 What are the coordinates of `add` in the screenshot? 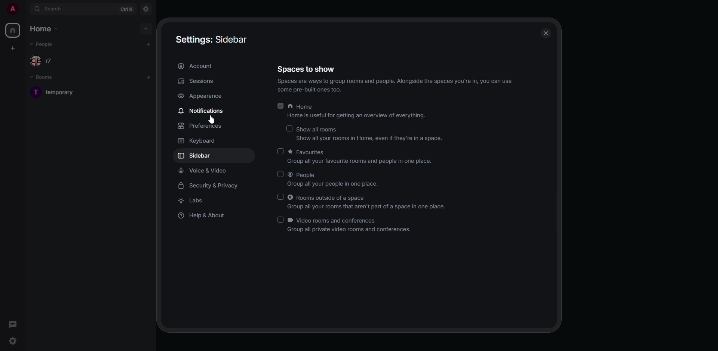 It's located at (146, 28).